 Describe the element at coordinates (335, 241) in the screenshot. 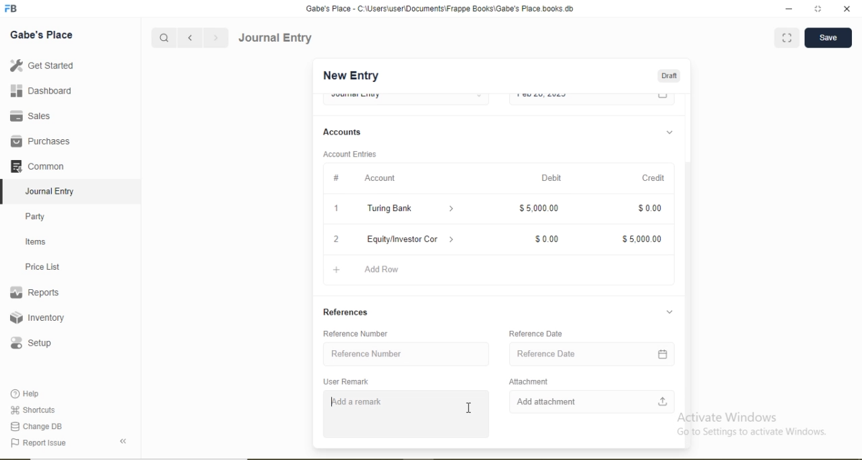

I see `2` at that location.